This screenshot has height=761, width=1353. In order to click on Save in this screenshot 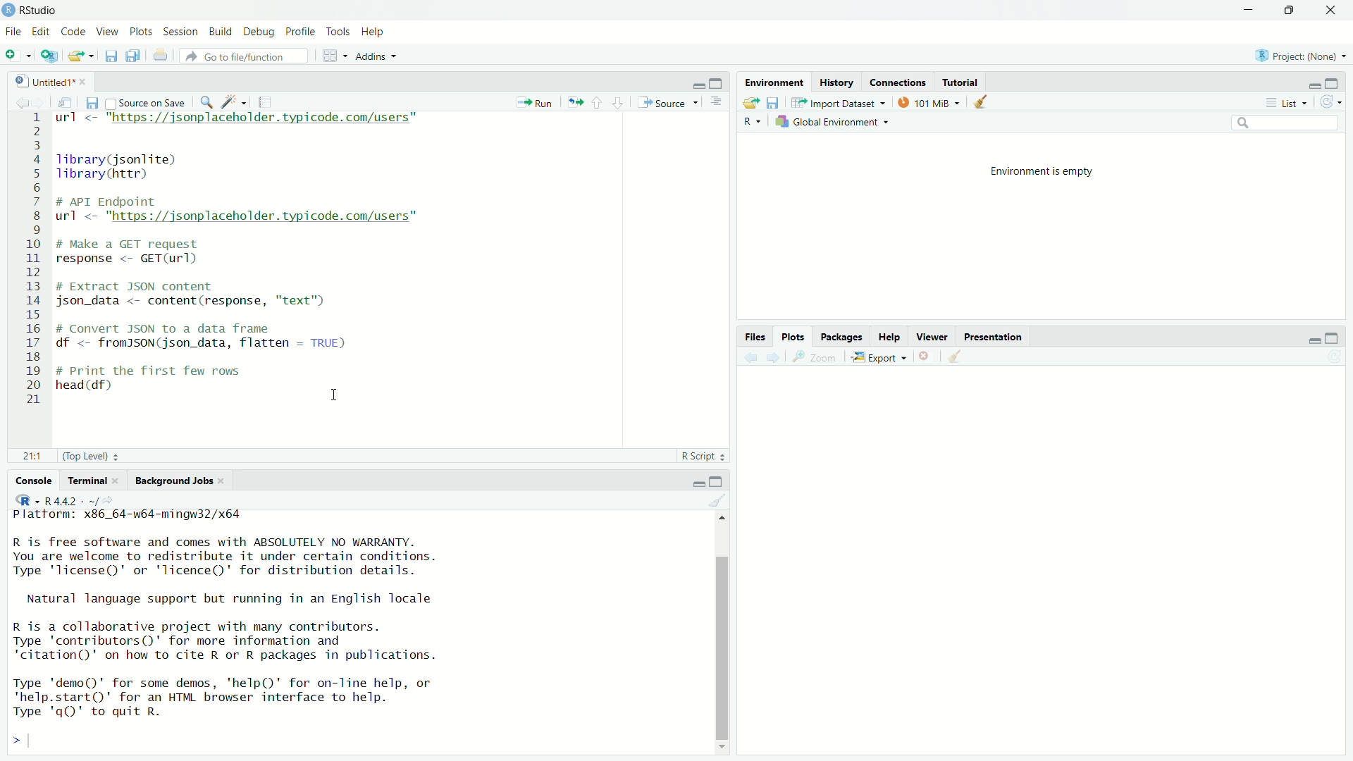, I will do `click(91, 104)`.